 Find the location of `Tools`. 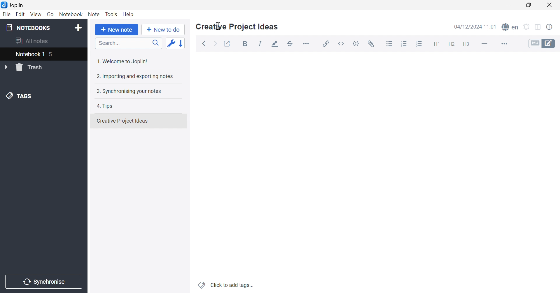

Tools is located at coordinates (112, 14).